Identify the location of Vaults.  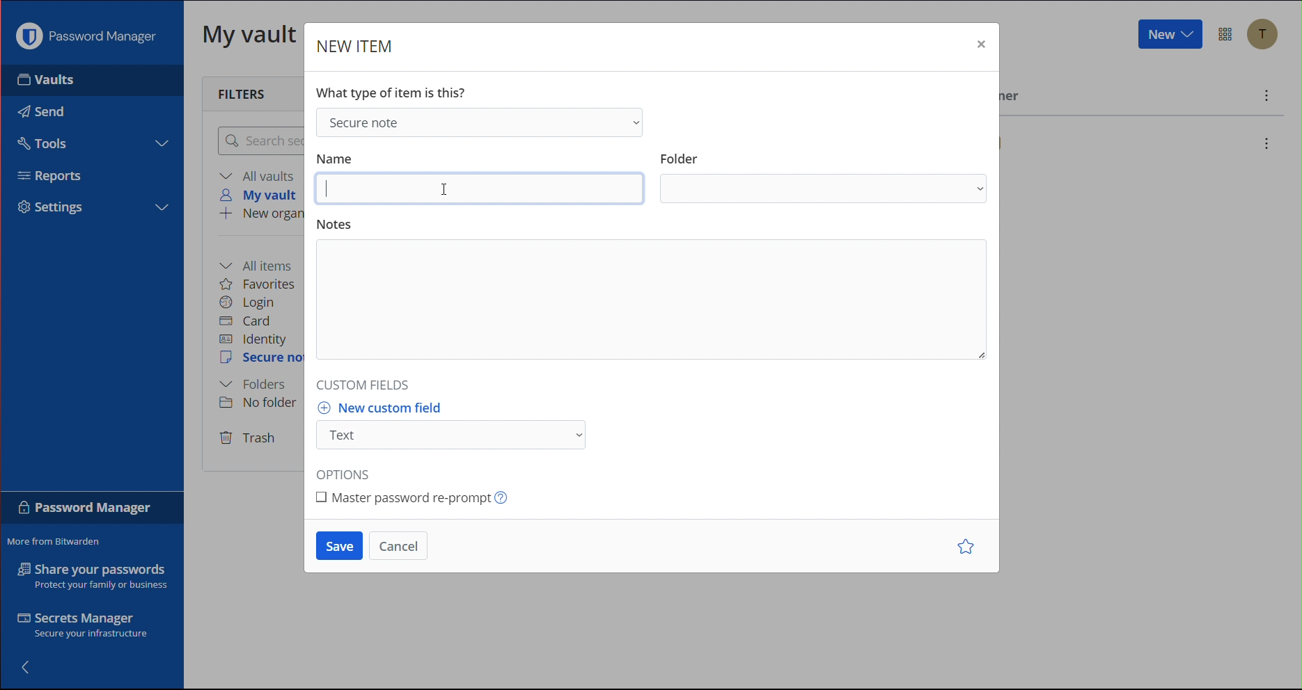
(69, 80).